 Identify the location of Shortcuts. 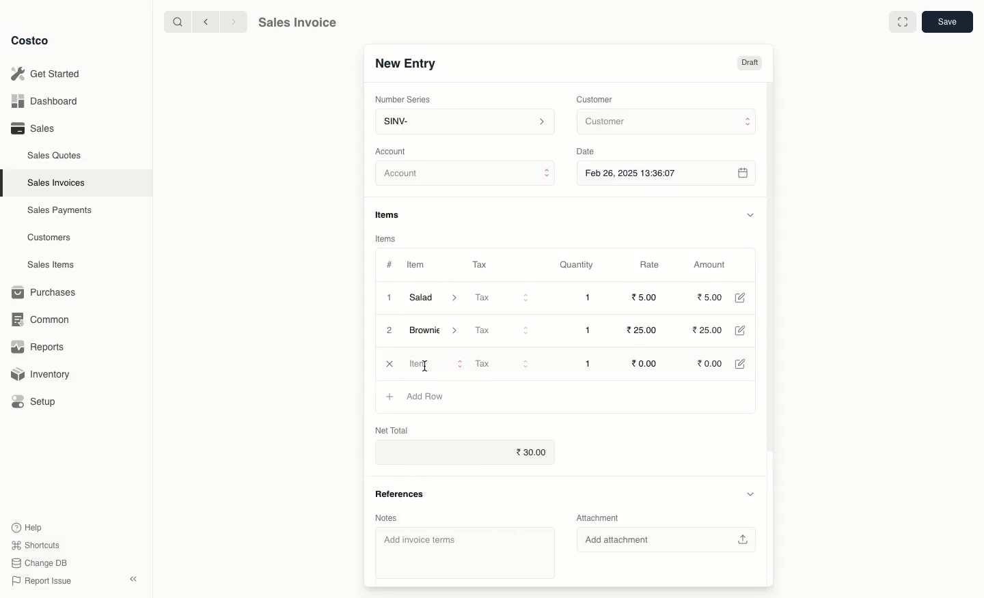
(35, 545).